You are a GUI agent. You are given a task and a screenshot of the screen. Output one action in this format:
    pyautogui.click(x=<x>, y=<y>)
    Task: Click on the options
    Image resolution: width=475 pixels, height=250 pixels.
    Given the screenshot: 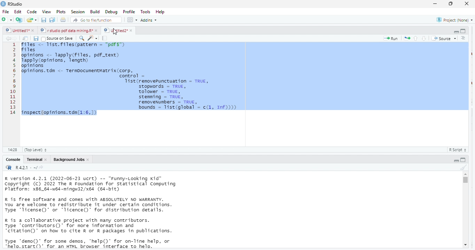 What is the action you would take?
    pyautogui.click(x=133, y=19)
    